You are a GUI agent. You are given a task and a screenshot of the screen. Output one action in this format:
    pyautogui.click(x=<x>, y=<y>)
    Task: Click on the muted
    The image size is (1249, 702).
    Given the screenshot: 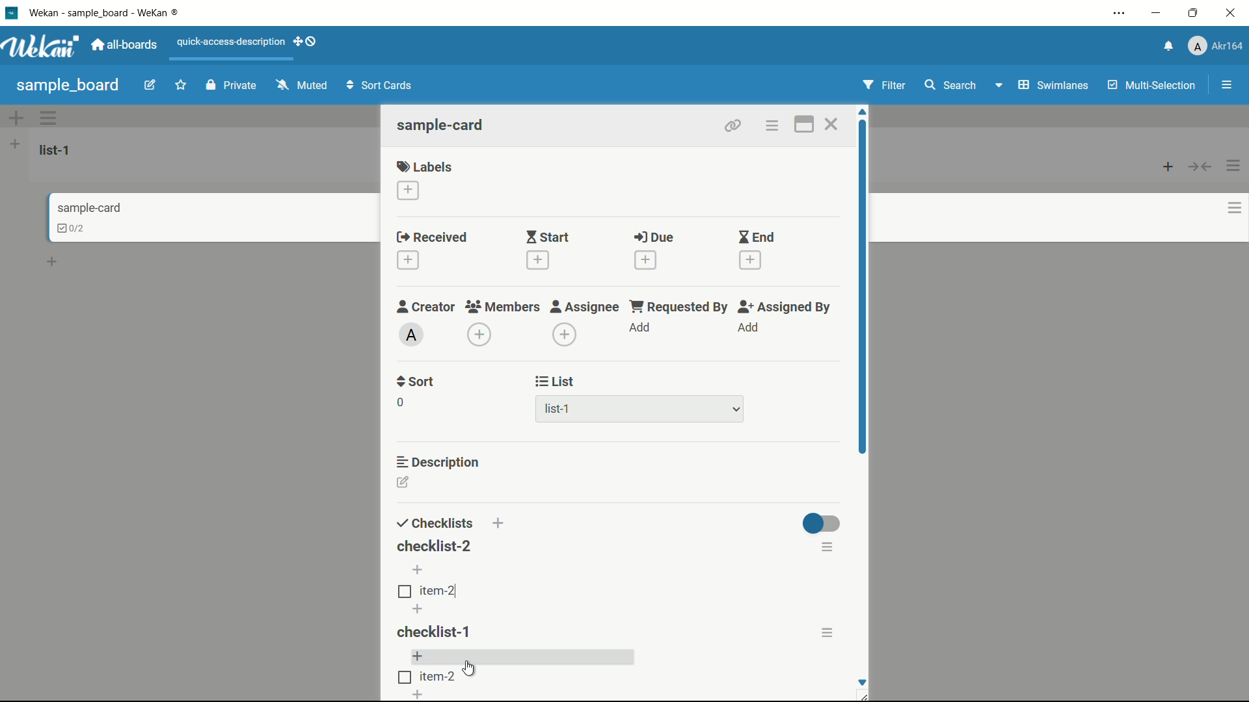 What is the action you would take?
    pyautogui.click(x=300, y=86)
    